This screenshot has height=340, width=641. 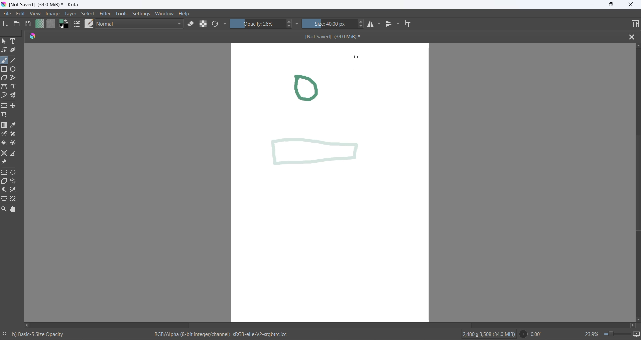 What do you see at coordinates (106, 14) in the screenshot?
I see `filters` at bounding box center [106, 14].